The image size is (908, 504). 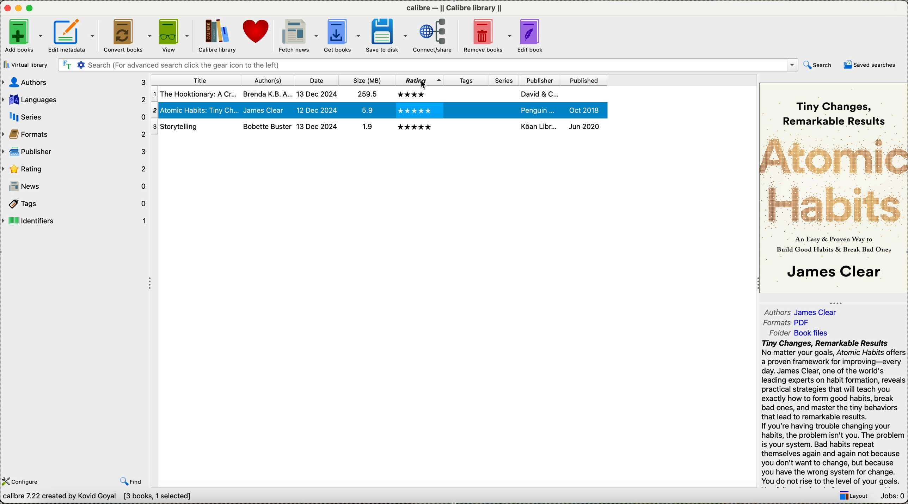 What do you see at coordinates (835, 243) in the screenshot?
I see `An easy & Proven way to Build Good Habits & Break Bad Ones` at bounding box center [835, 243].